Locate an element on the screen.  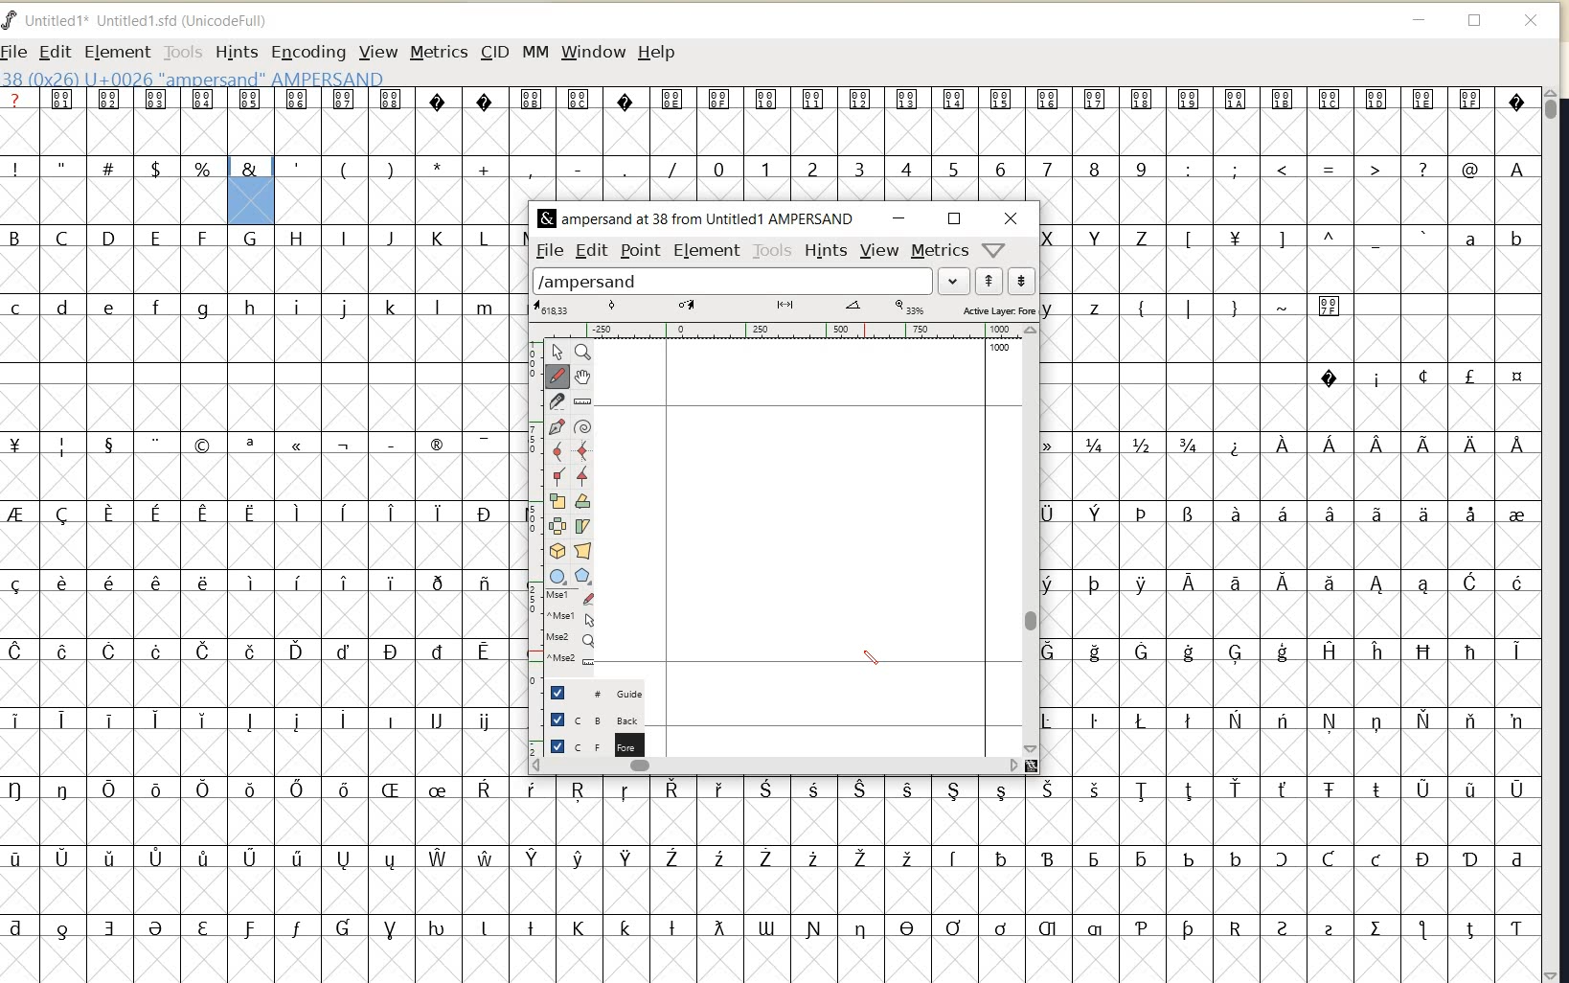
glyph selected is located at coordinates (252, 191).